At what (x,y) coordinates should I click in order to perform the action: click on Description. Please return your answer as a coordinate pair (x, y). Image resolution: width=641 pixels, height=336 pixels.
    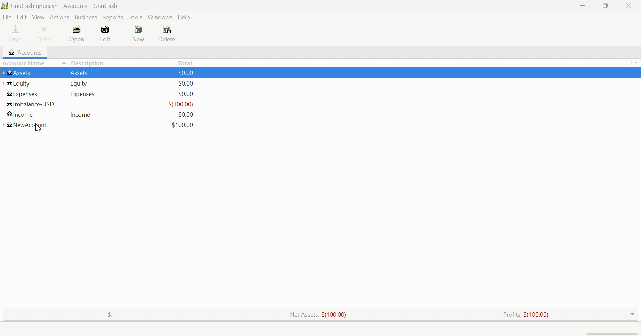
    Looking at the image, I should click on (89, 63).